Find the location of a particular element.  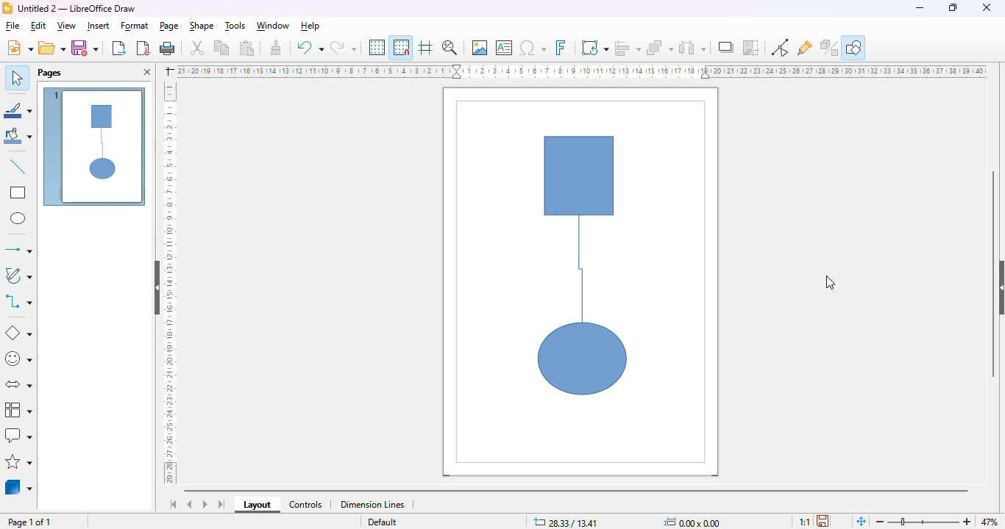

two shapes connected using the connector tool is located at coordinates (582, 264).